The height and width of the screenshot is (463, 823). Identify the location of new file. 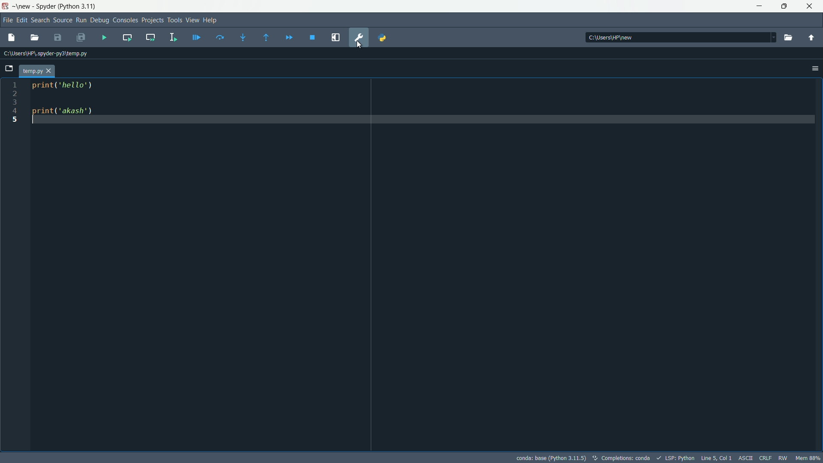
(11, 37).